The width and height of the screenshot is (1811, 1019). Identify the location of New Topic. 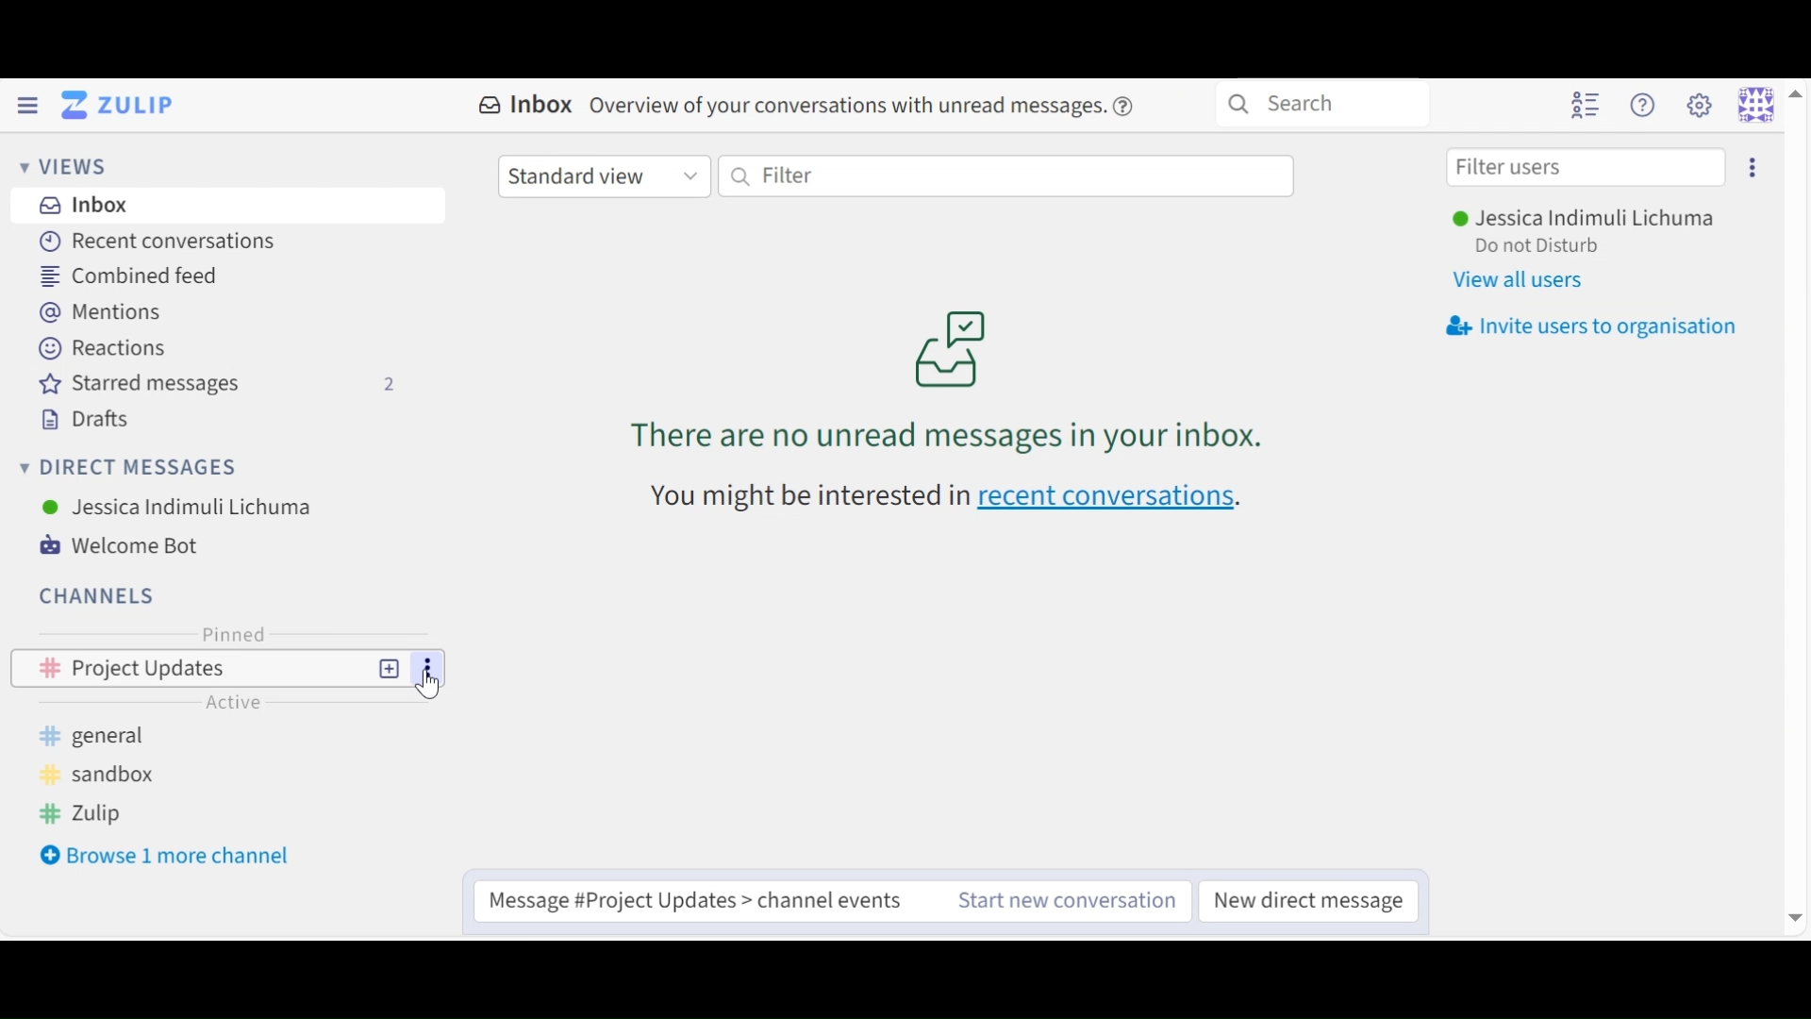
(390, 665).